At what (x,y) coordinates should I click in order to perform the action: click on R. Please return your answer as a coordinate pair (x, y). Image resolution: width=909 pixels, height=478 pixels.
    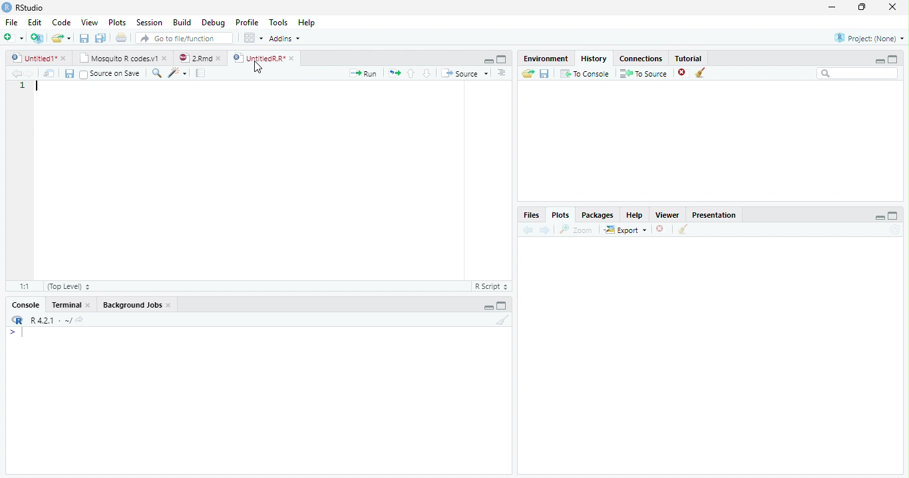
    Looking at the image, I should click on (17, 320).